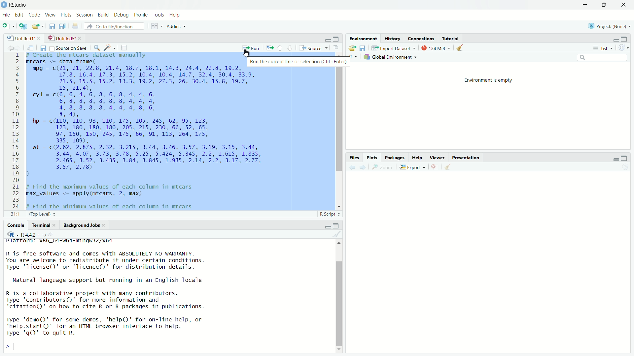  What do you see at coordinates (328, 213) in the screenshot?
I see `R Script ` at bounding box center [328, 213].